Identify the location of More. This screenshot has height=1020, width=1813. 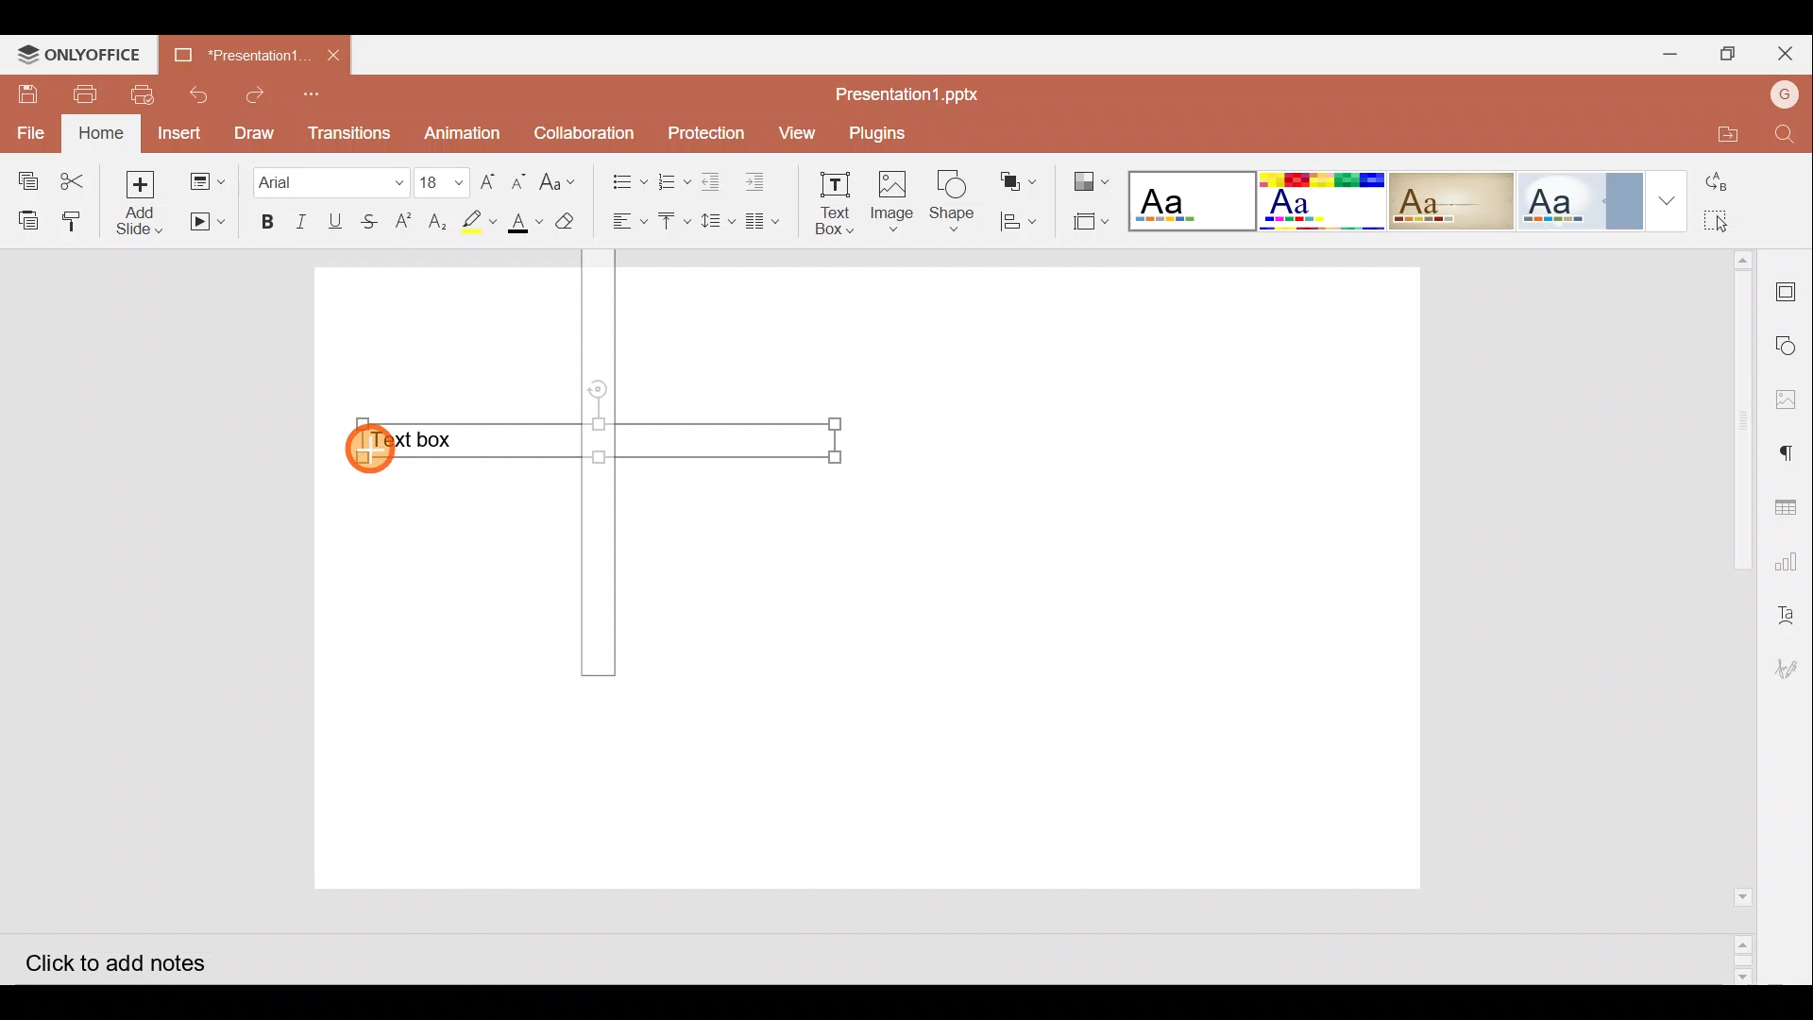
(1668, 200).